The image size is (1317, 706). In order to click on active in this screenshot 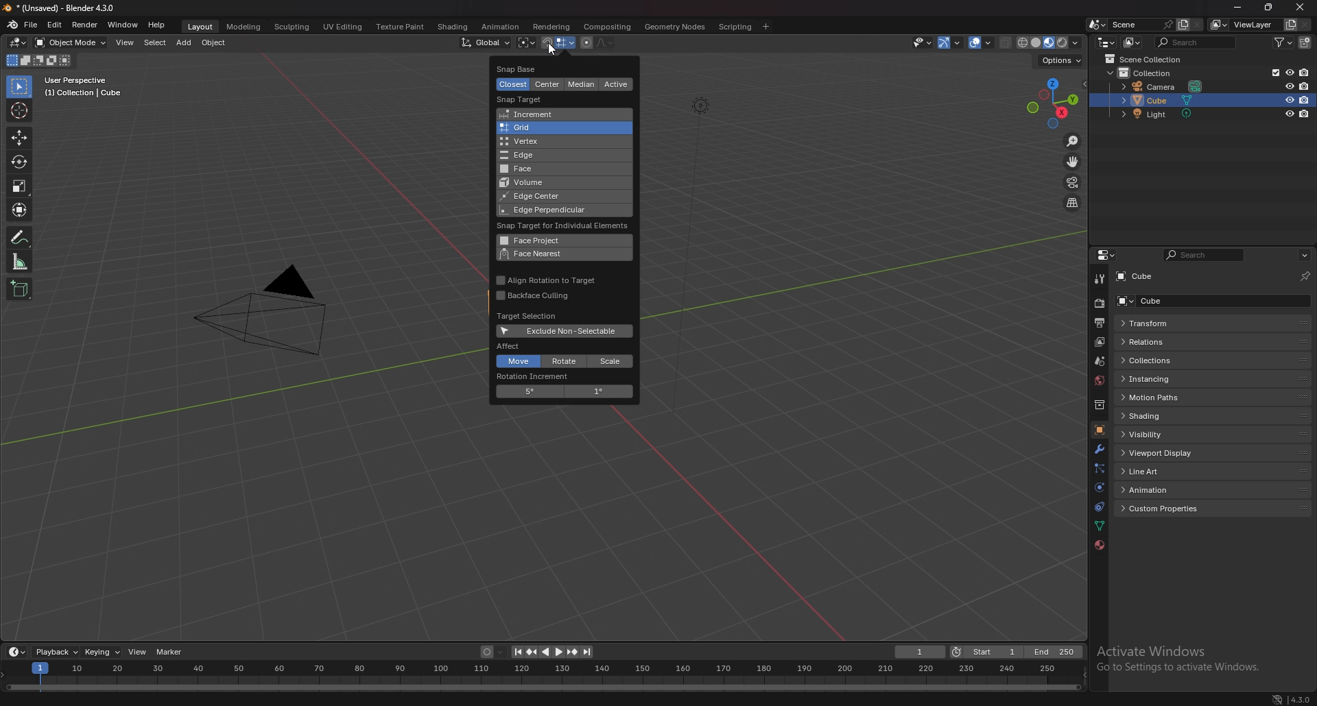, I will do `click(615, 84)`.